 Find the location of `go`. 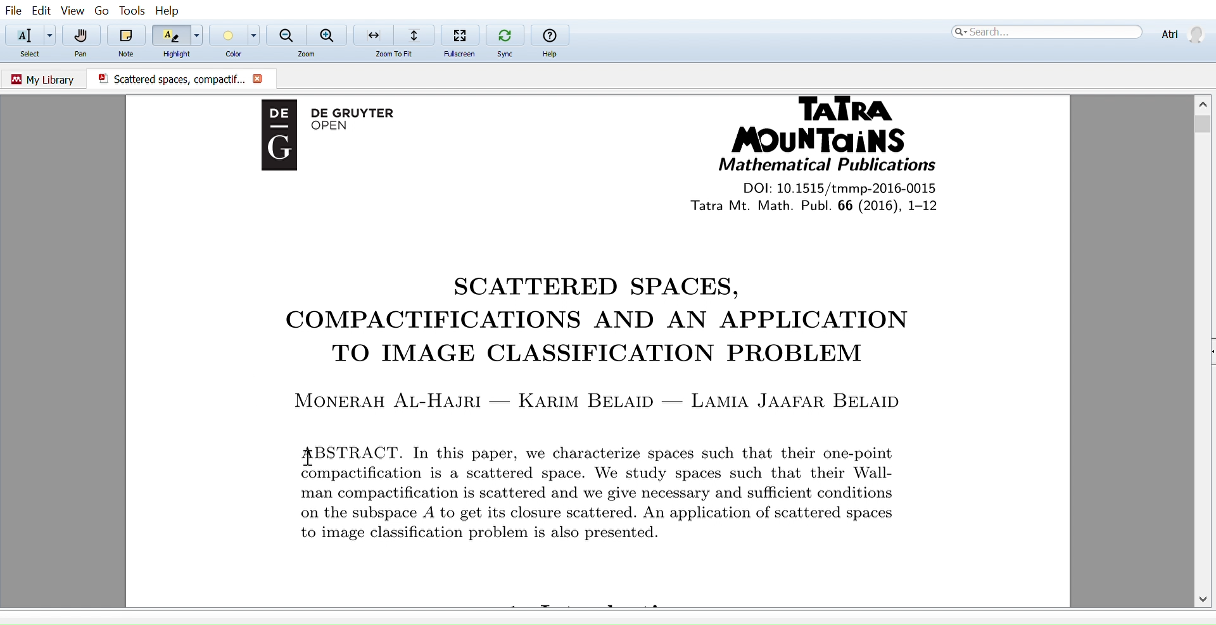

go is located at coordinates (102, 11).